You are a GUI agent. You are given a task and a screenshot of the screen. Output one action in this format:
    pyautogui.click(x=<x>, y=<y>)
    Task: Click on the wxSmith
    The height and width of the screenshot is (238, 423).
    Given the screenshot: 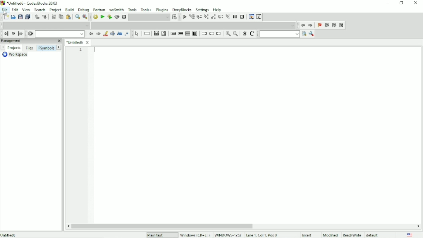 What is the action you would take?
    pyautogui.click(x=116, y=9)
    